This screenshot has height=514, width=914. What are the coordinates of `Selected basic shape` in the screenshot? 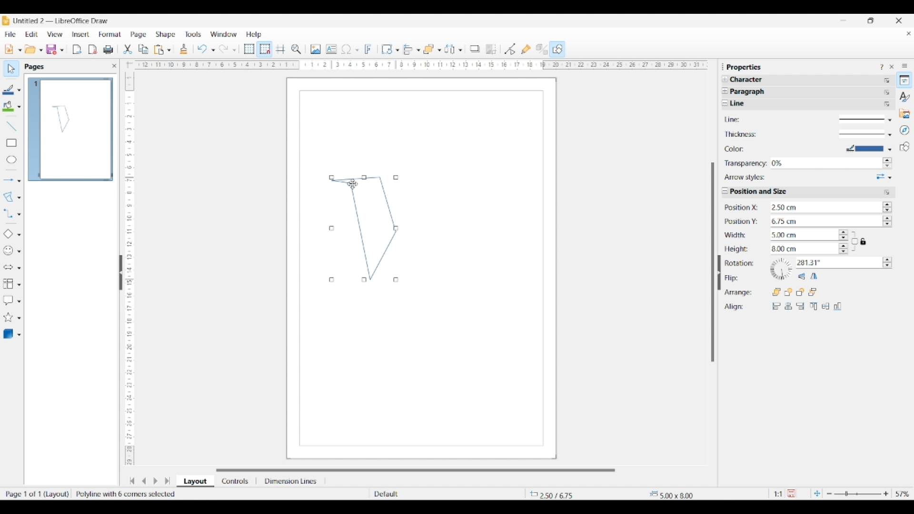 It's located at (8, 234).